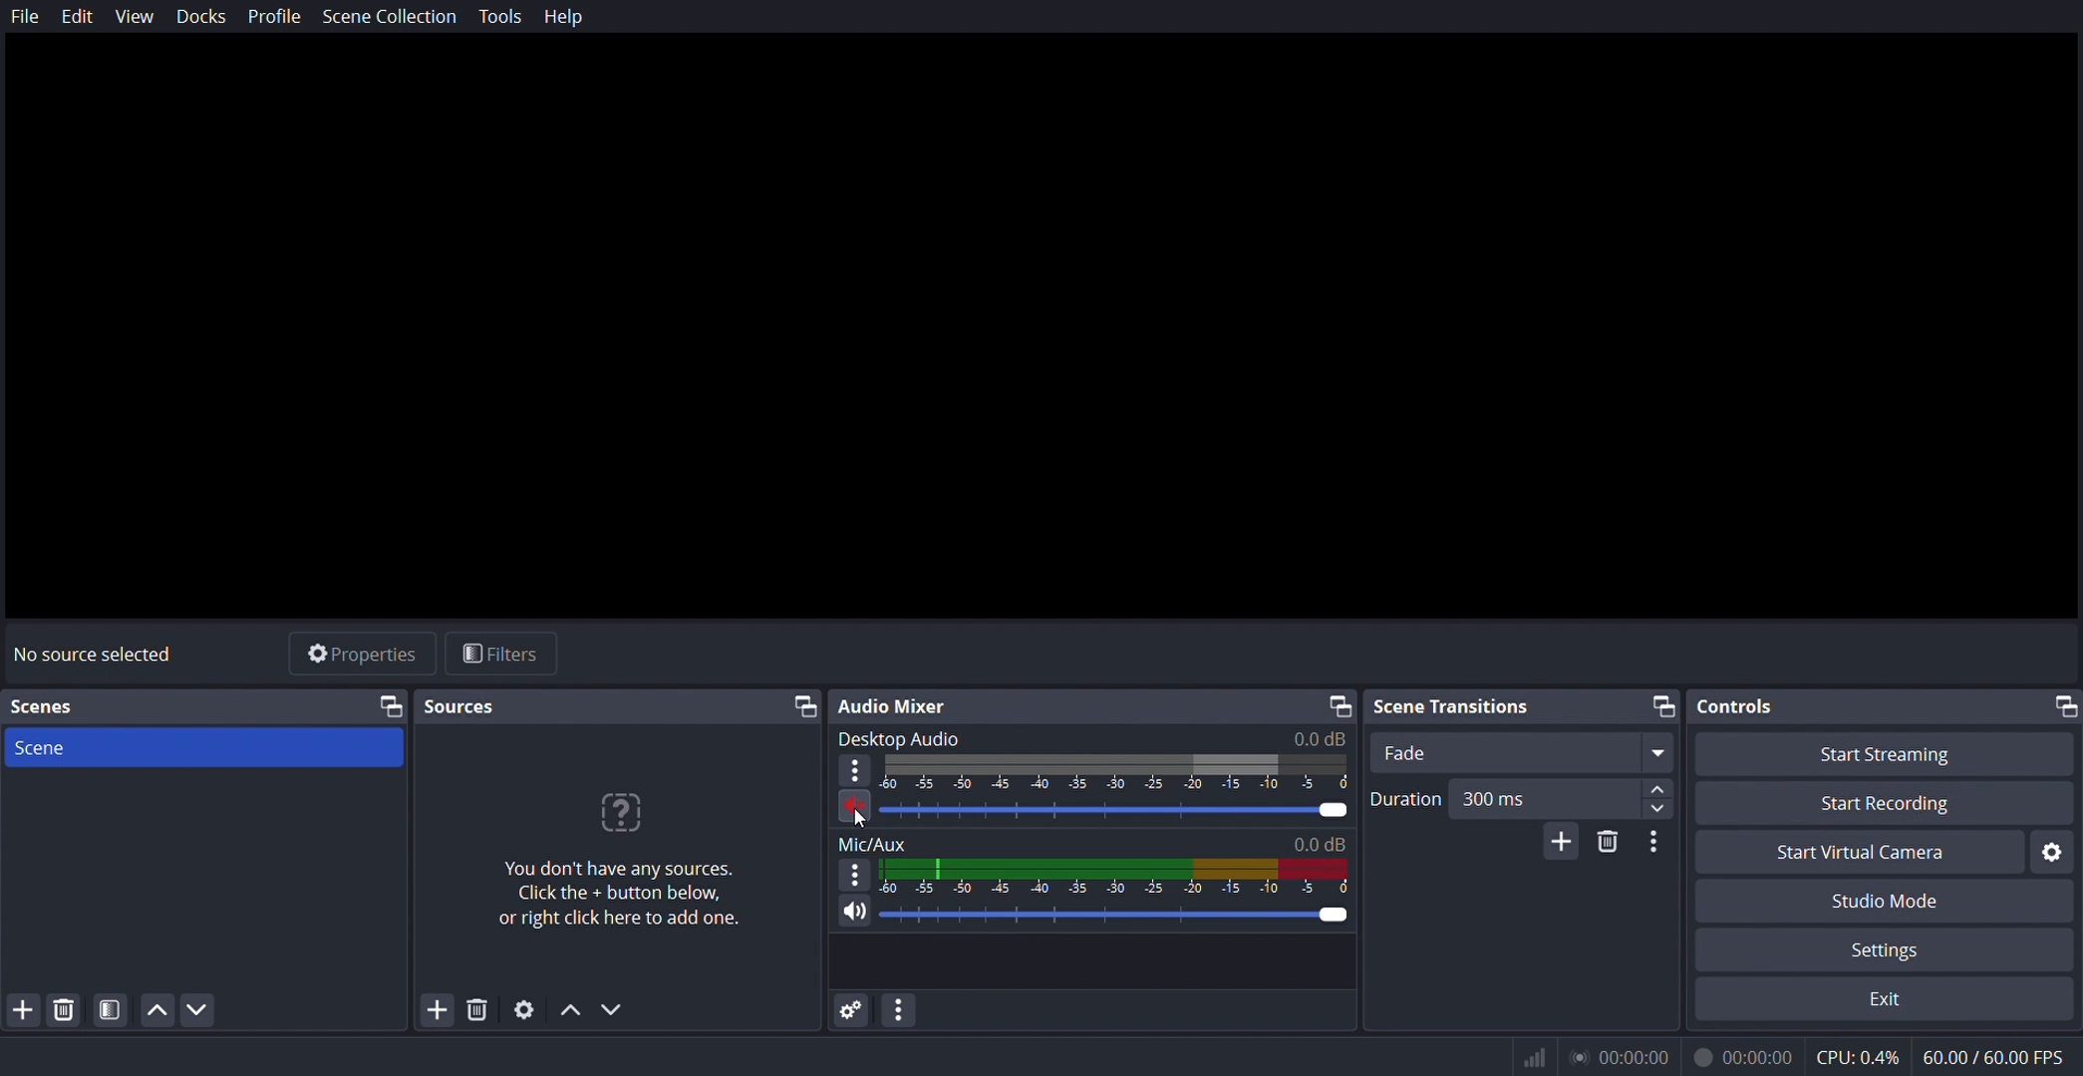 This screenshot has width=2083, height=1076. What do you see at coordinates (208, 748) in the screenshot?
I see `scene` at bounding box center [208, 748].